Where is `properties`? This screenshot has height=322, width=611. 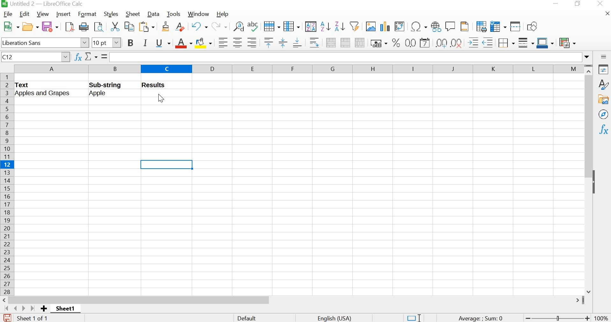
properties is located at coordinates (603, 69).